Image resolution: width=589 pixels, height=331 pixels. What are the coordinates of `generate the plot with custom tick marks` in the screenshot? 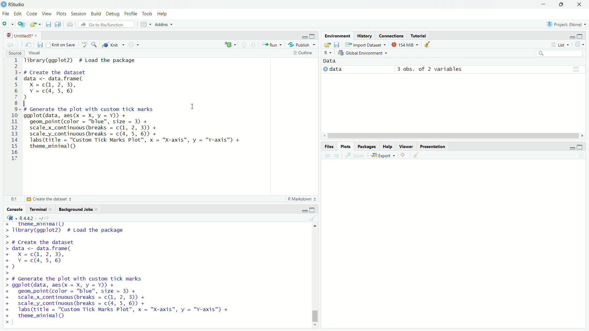 It's located at (73, 199).